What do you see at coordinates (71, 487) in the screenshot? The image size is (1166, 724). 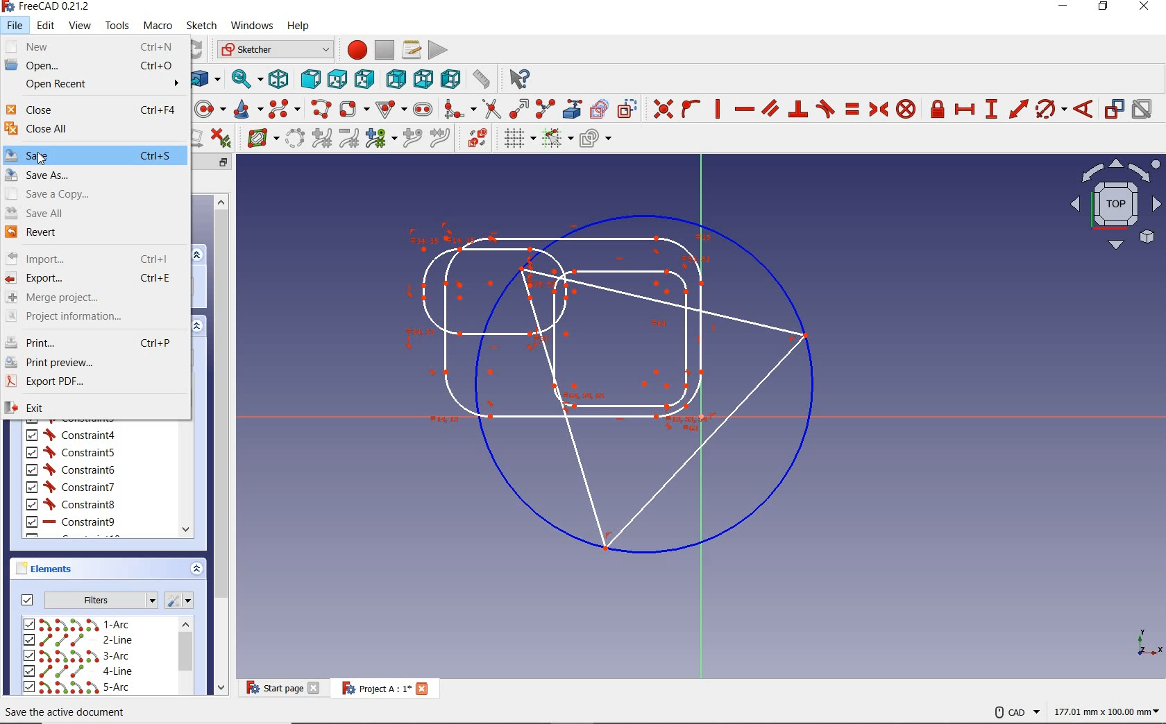 I see `constraint7` at bounding box center [71, 487].